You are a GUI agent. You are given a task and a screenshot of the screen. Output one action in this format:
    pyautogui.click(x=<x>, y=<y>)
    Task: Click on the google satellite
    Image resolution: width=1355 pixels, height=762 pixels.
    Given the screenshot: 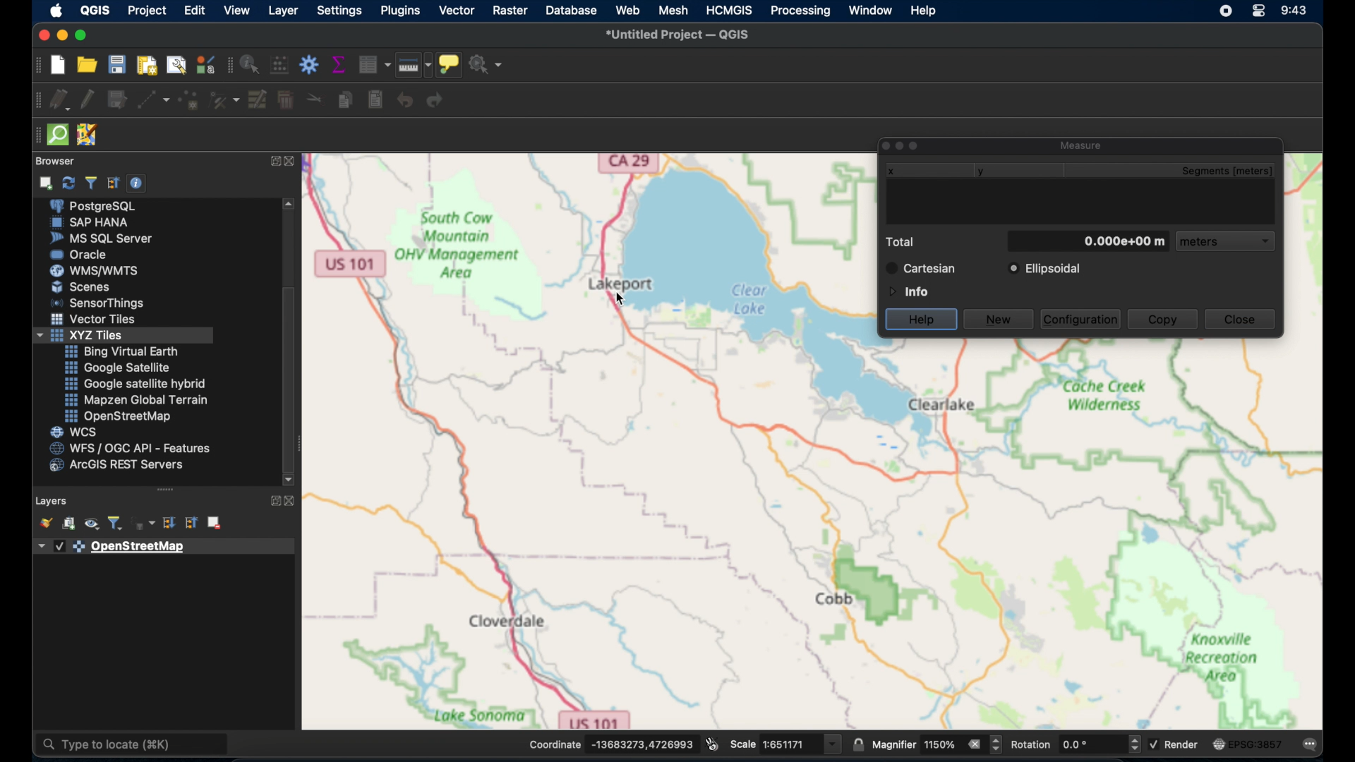 What is the action you would take?
    pyautogui.click(x=116, y=368)
    